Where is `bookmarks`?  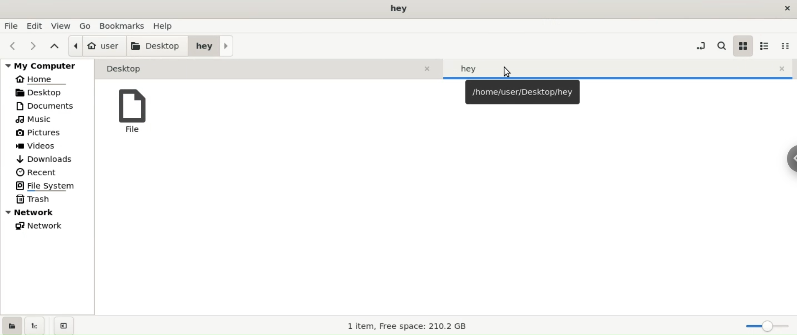
bookmarks is located at coordinates (122, 26).